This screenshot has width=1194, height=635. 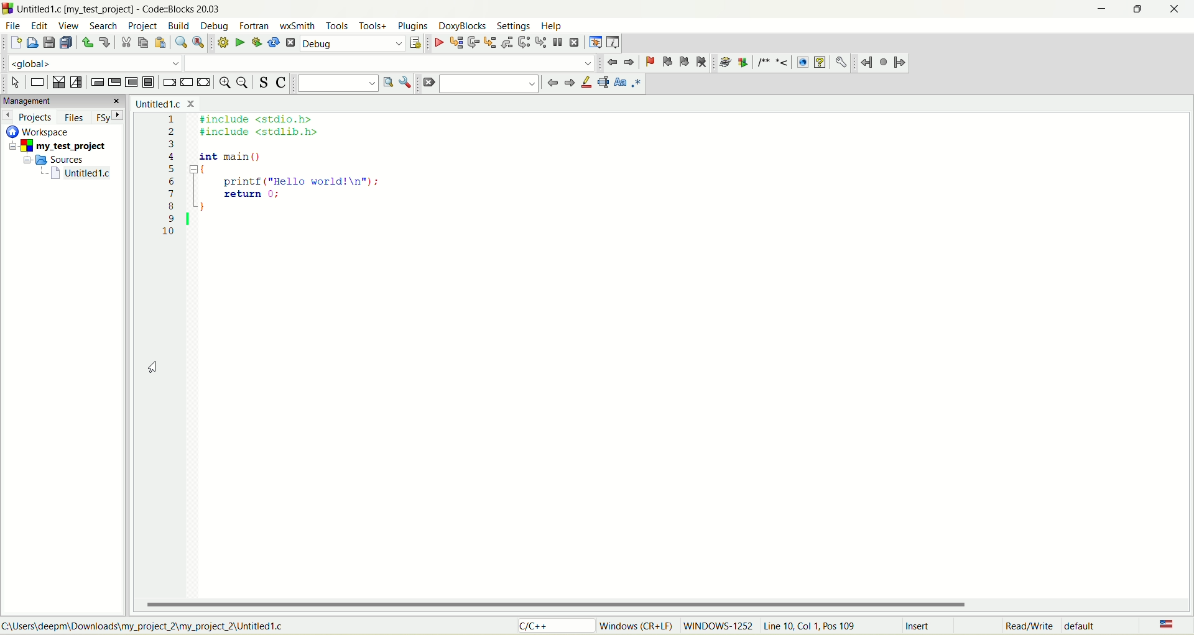 I want to click on run to cursor, so click(x=455, y=43).